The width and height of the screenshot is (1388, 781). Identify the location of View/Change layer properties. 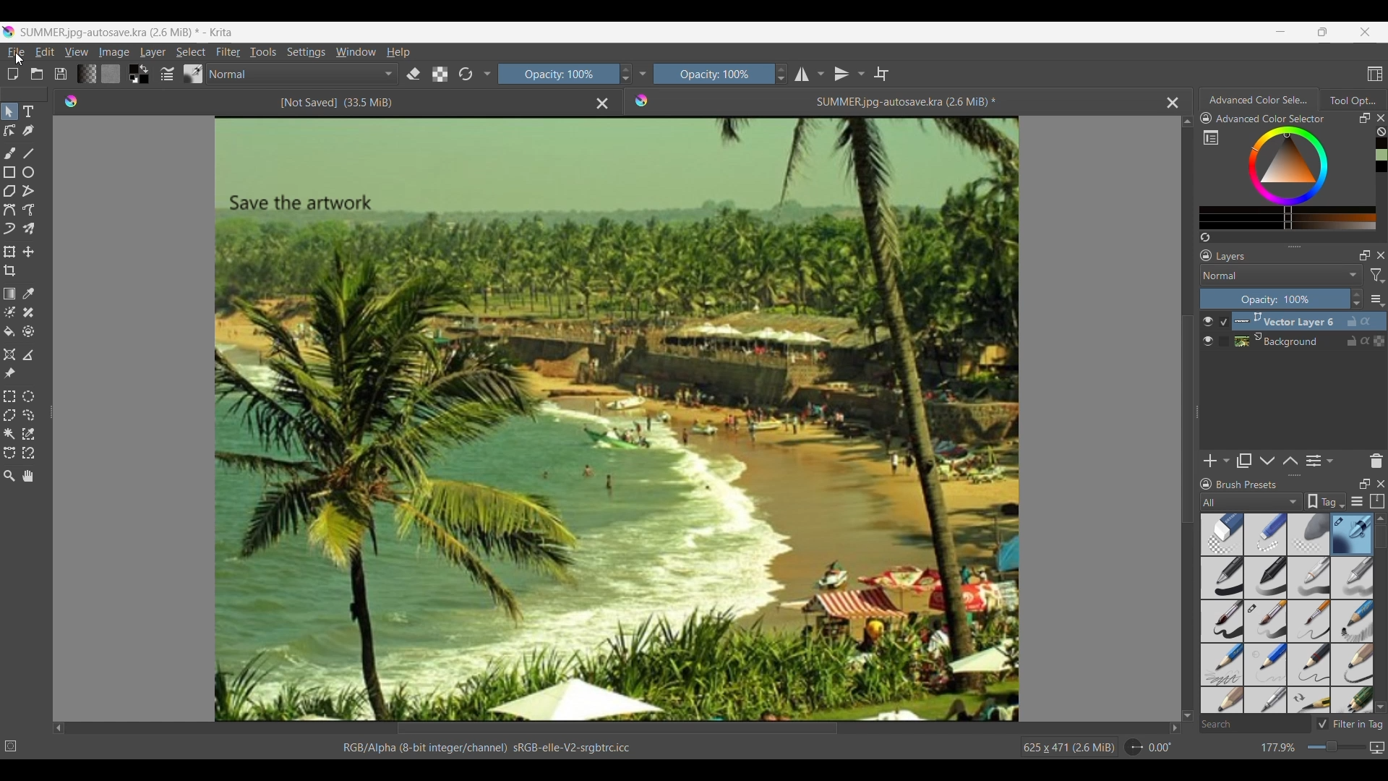
(1319, 461).